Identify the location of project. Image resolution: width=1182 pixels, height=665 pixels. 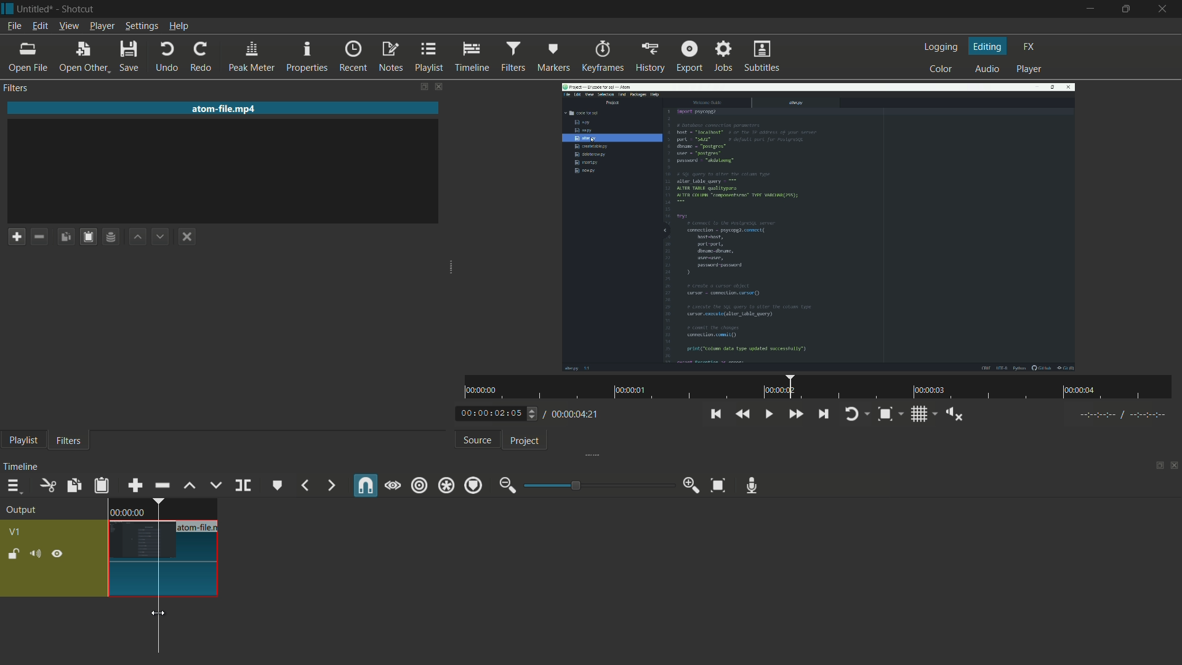
(524, 441).